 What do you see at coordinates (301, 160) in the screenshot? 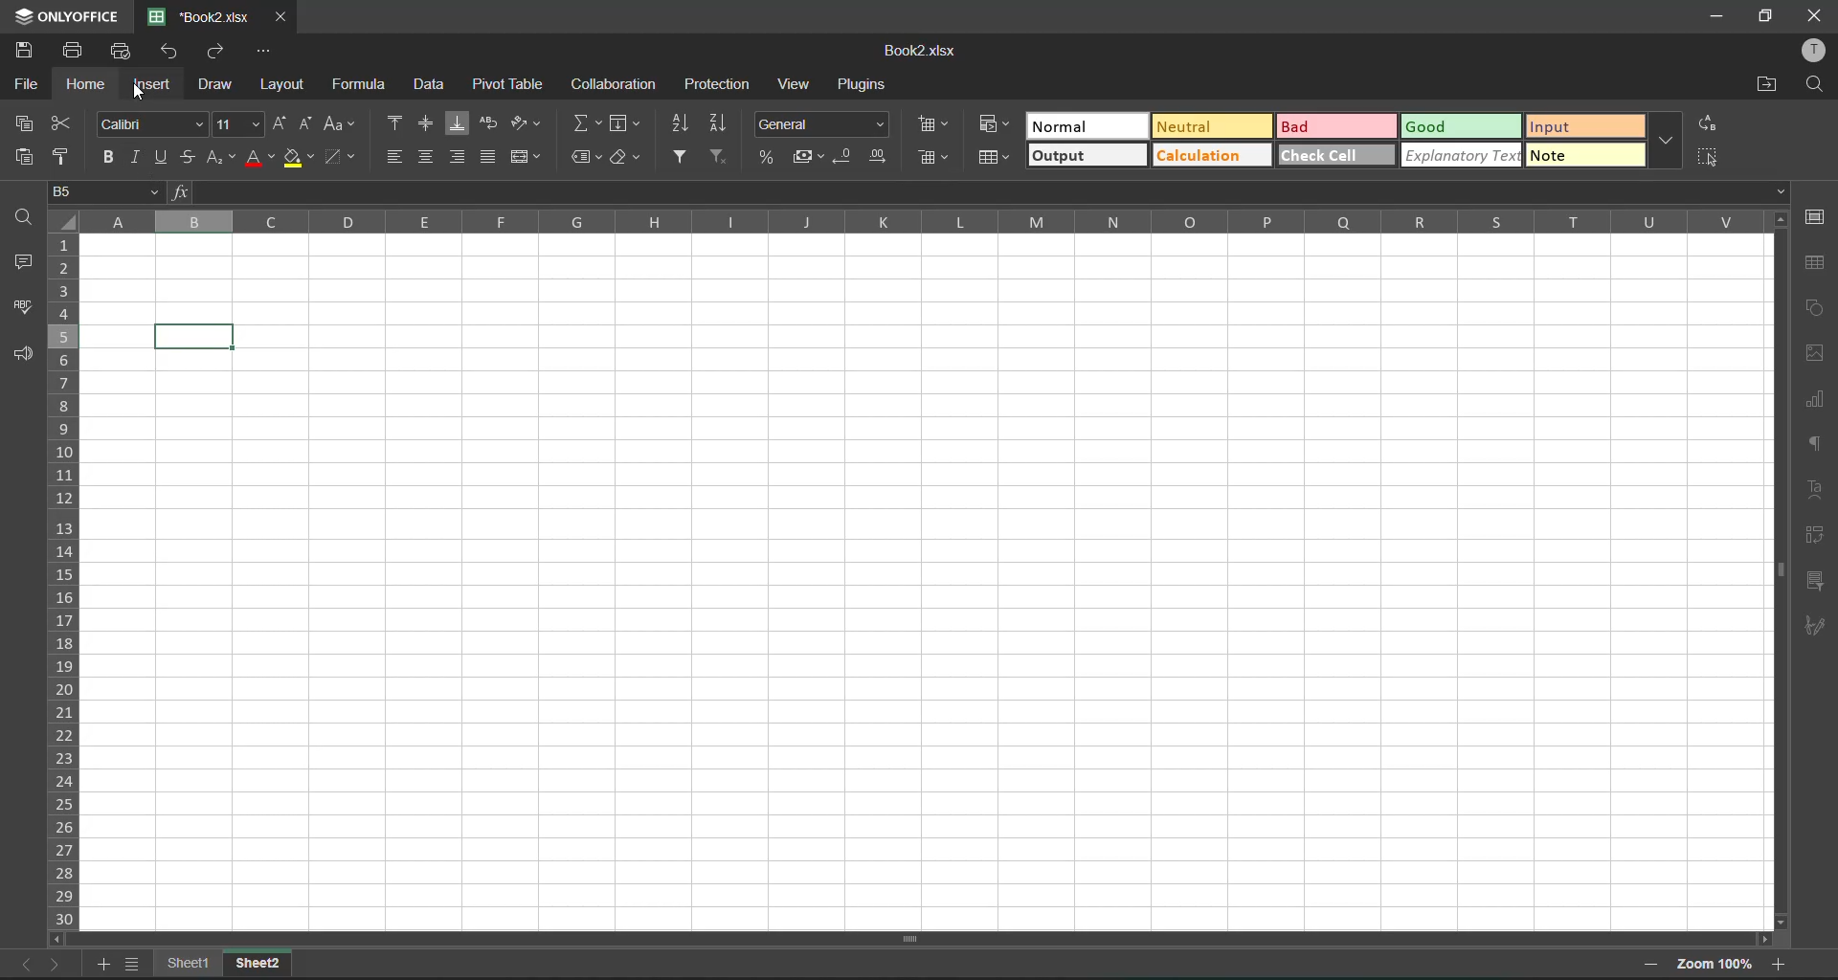
I see `fill color` at bounding box center [301, 160].